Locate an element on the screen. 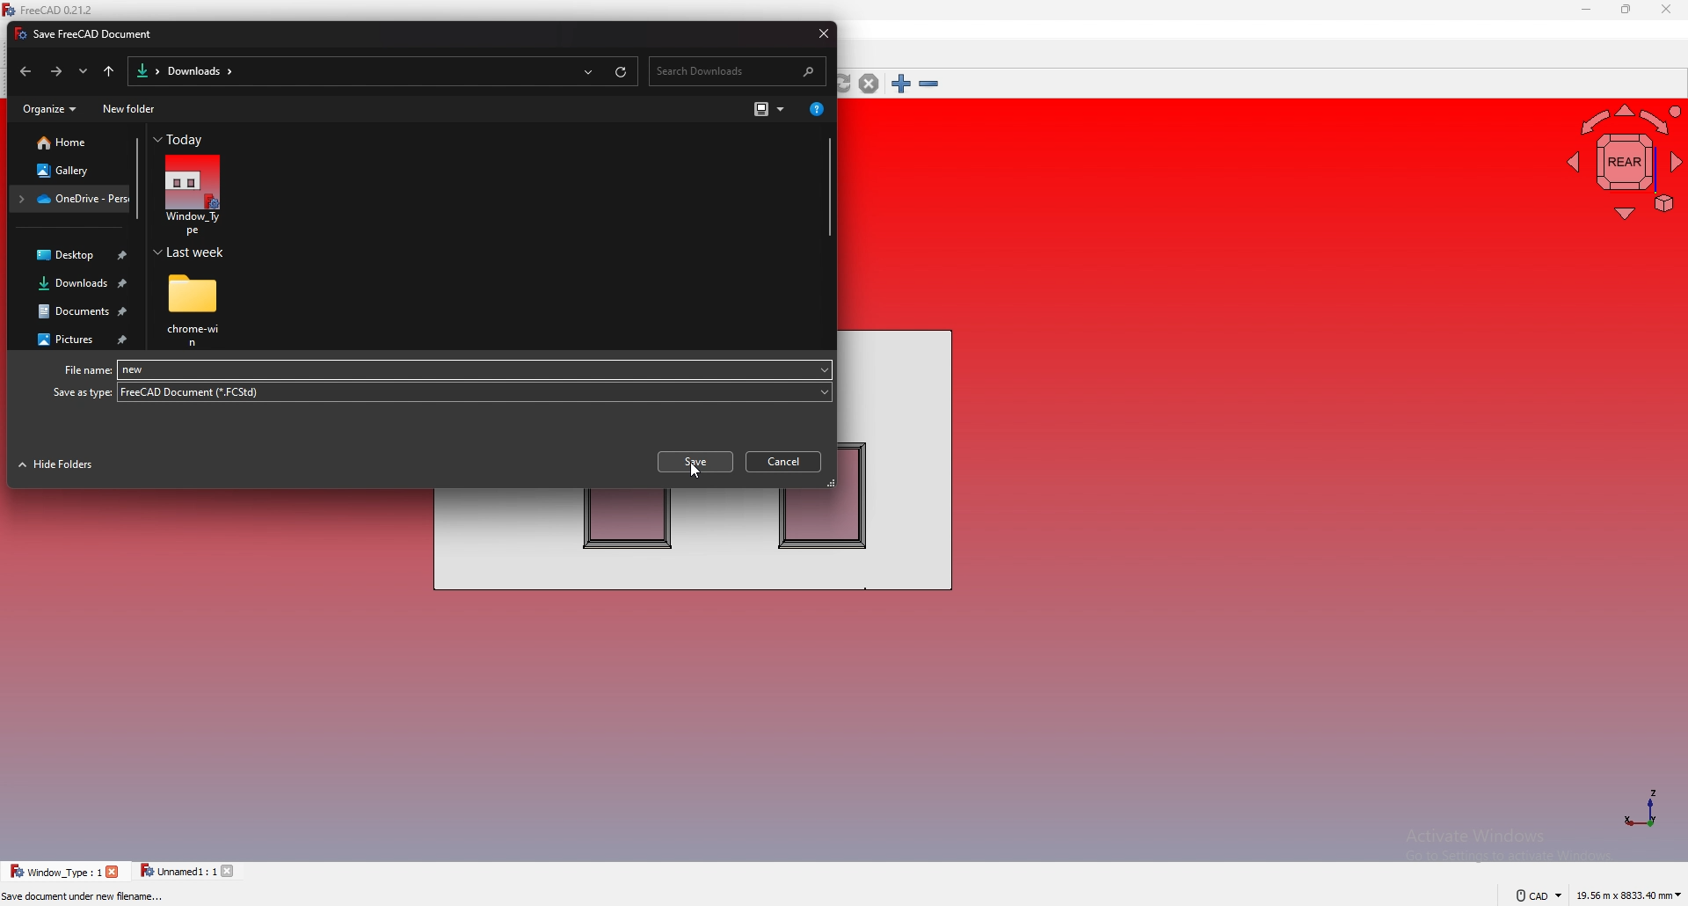 Image resolution: width=1688 pixels, height=906 pixels. close is located at coordinates (113, 872).